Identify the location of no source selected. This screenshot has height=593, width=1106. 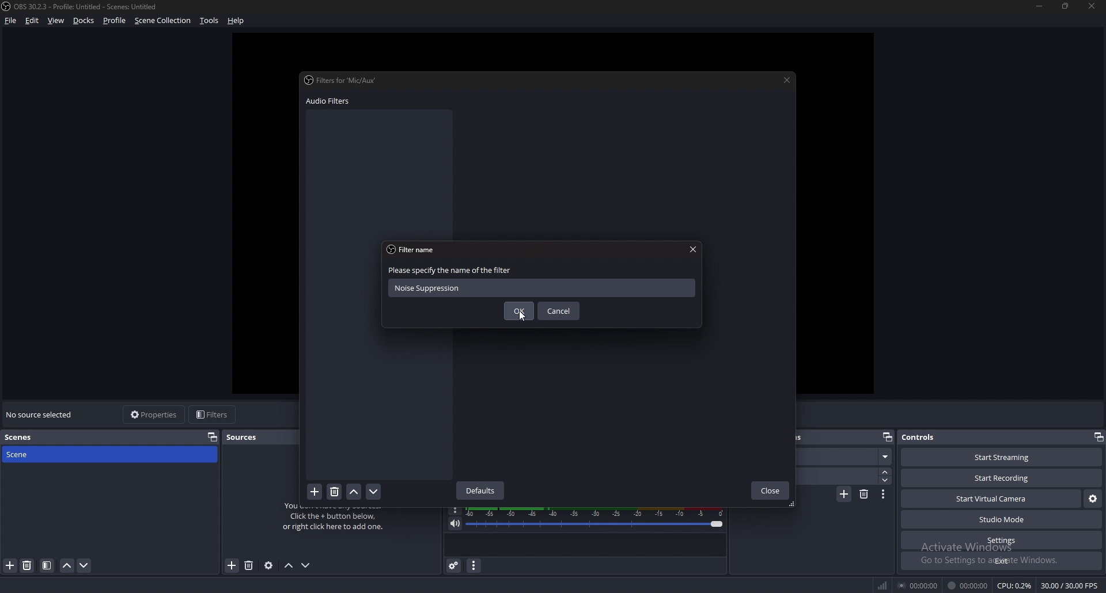
(40, 414).